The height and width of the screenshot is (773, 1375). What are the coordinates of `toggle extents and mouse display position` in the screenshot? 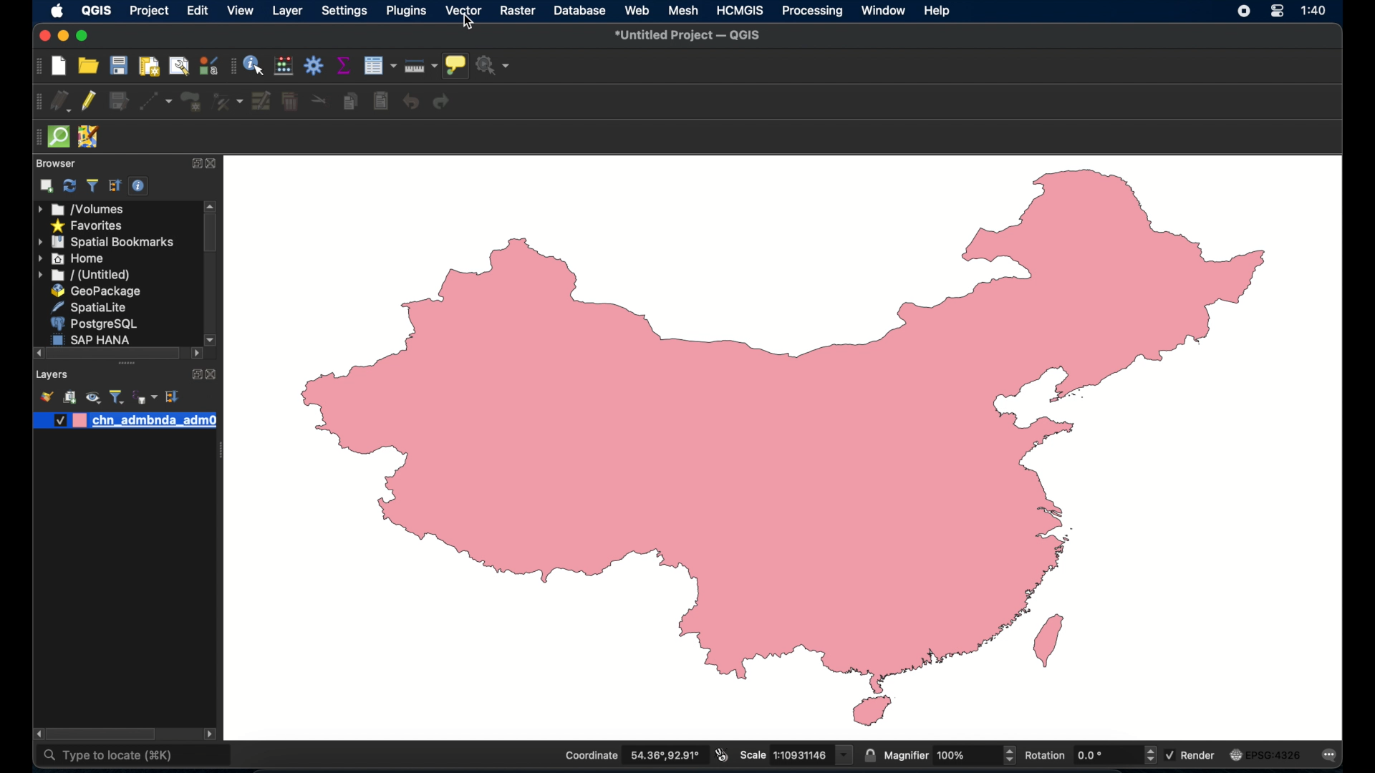 It's located at (722, 754).